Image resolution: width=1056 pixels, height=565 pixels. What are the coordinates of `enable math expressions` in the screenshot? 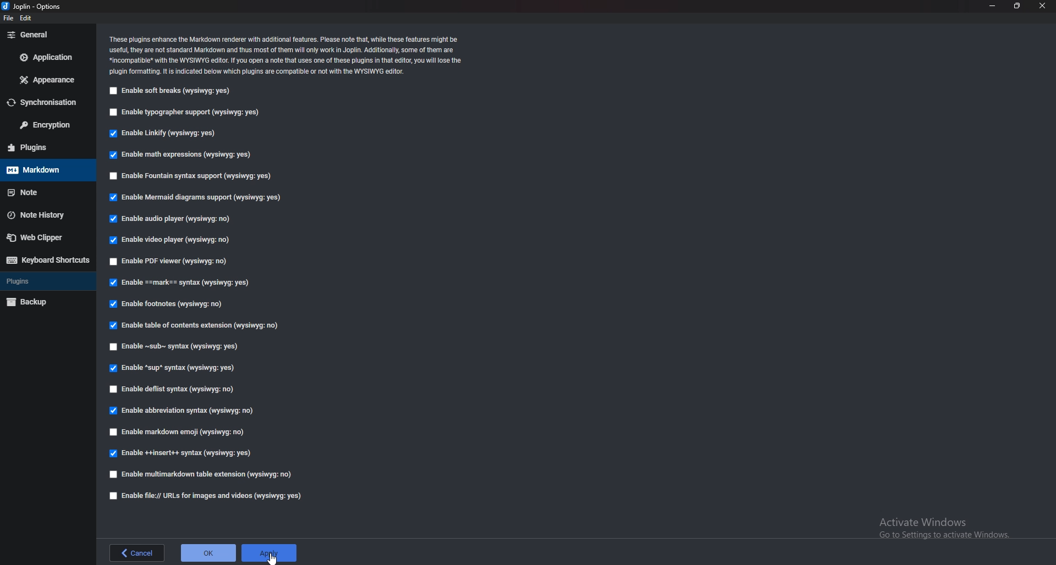 It's located at (182, 156).